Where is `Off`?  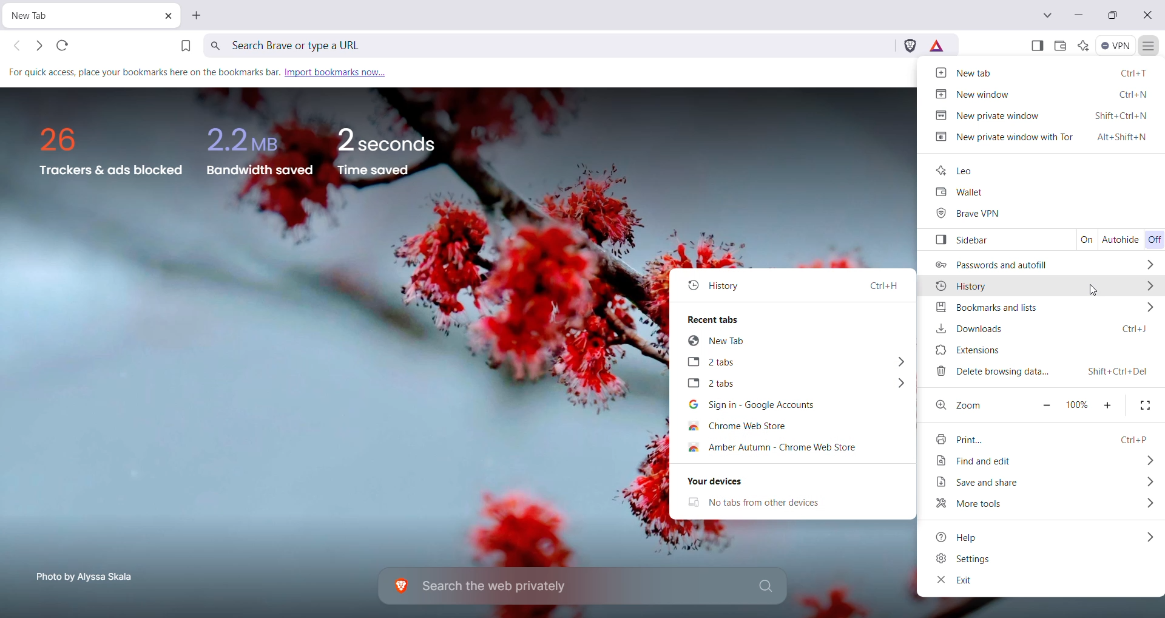 Off is located at coordinates (1154, 239).